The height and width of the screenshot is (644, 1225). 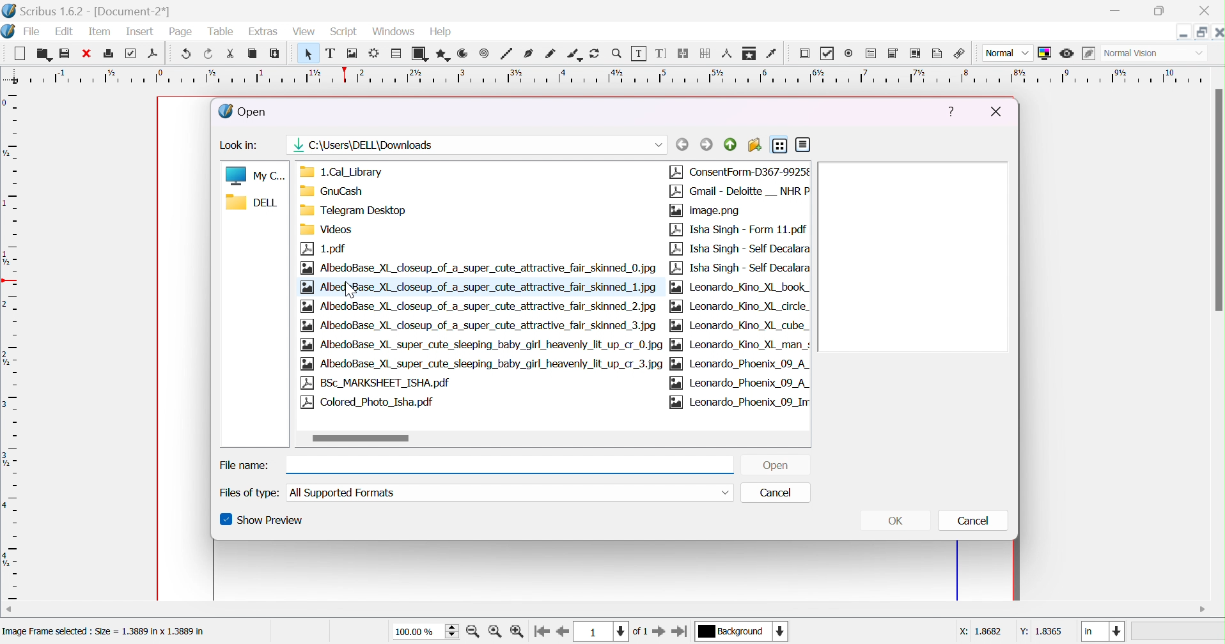 I want to click on cut, so click(x=230, y=54).